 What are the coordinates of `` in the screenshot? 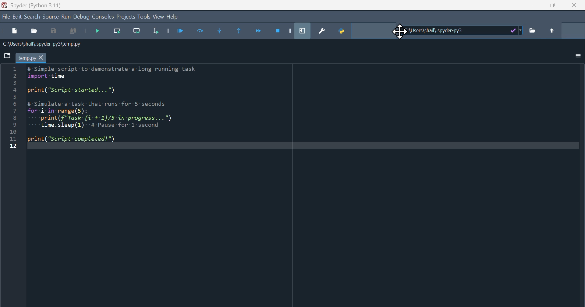 It's located at (73, 33).